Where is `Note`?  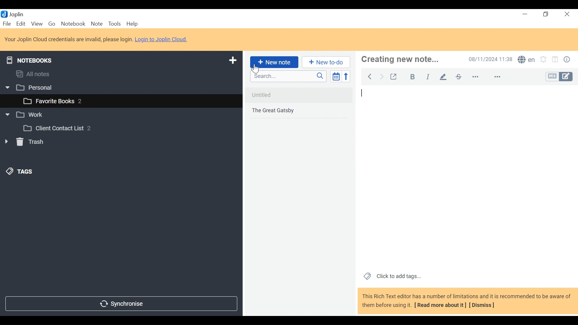
Note is located at coordinates (96, 24).